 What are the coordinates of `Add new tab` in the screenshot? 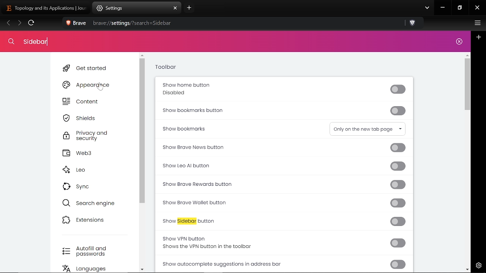 It's located at (188, 9).